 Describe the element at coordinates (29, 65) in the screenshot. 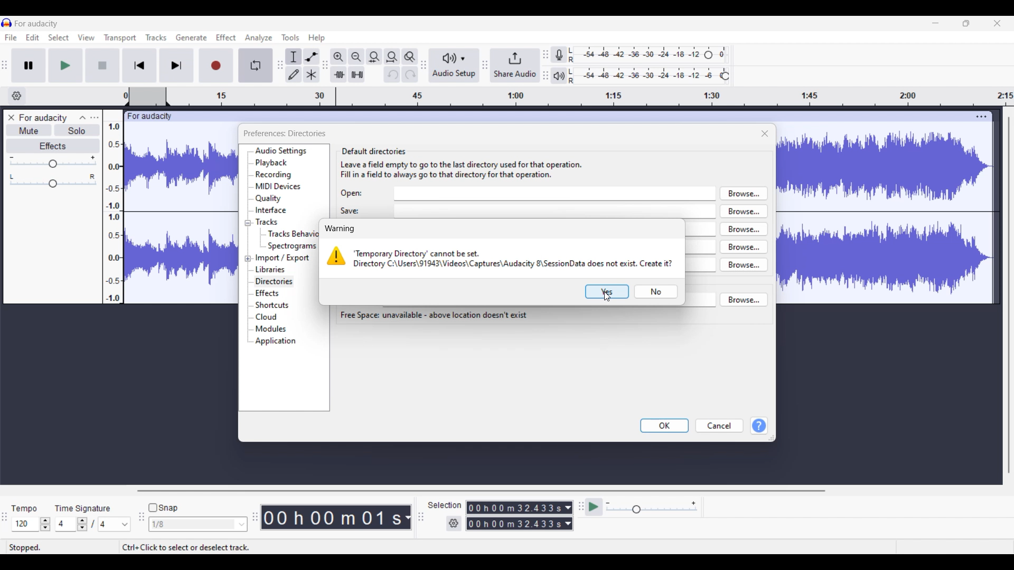

I see `Pause` at that location.